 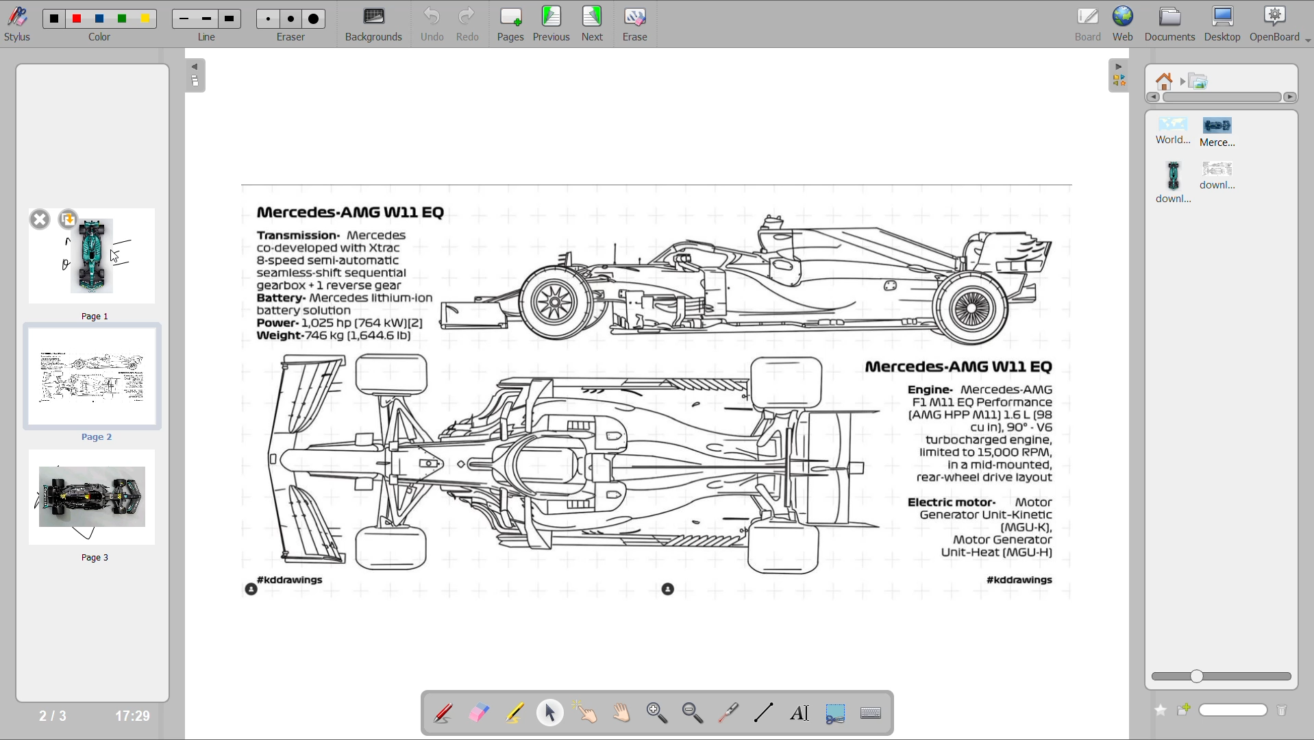 I want to click on delete, so click(x=1285, y=708).